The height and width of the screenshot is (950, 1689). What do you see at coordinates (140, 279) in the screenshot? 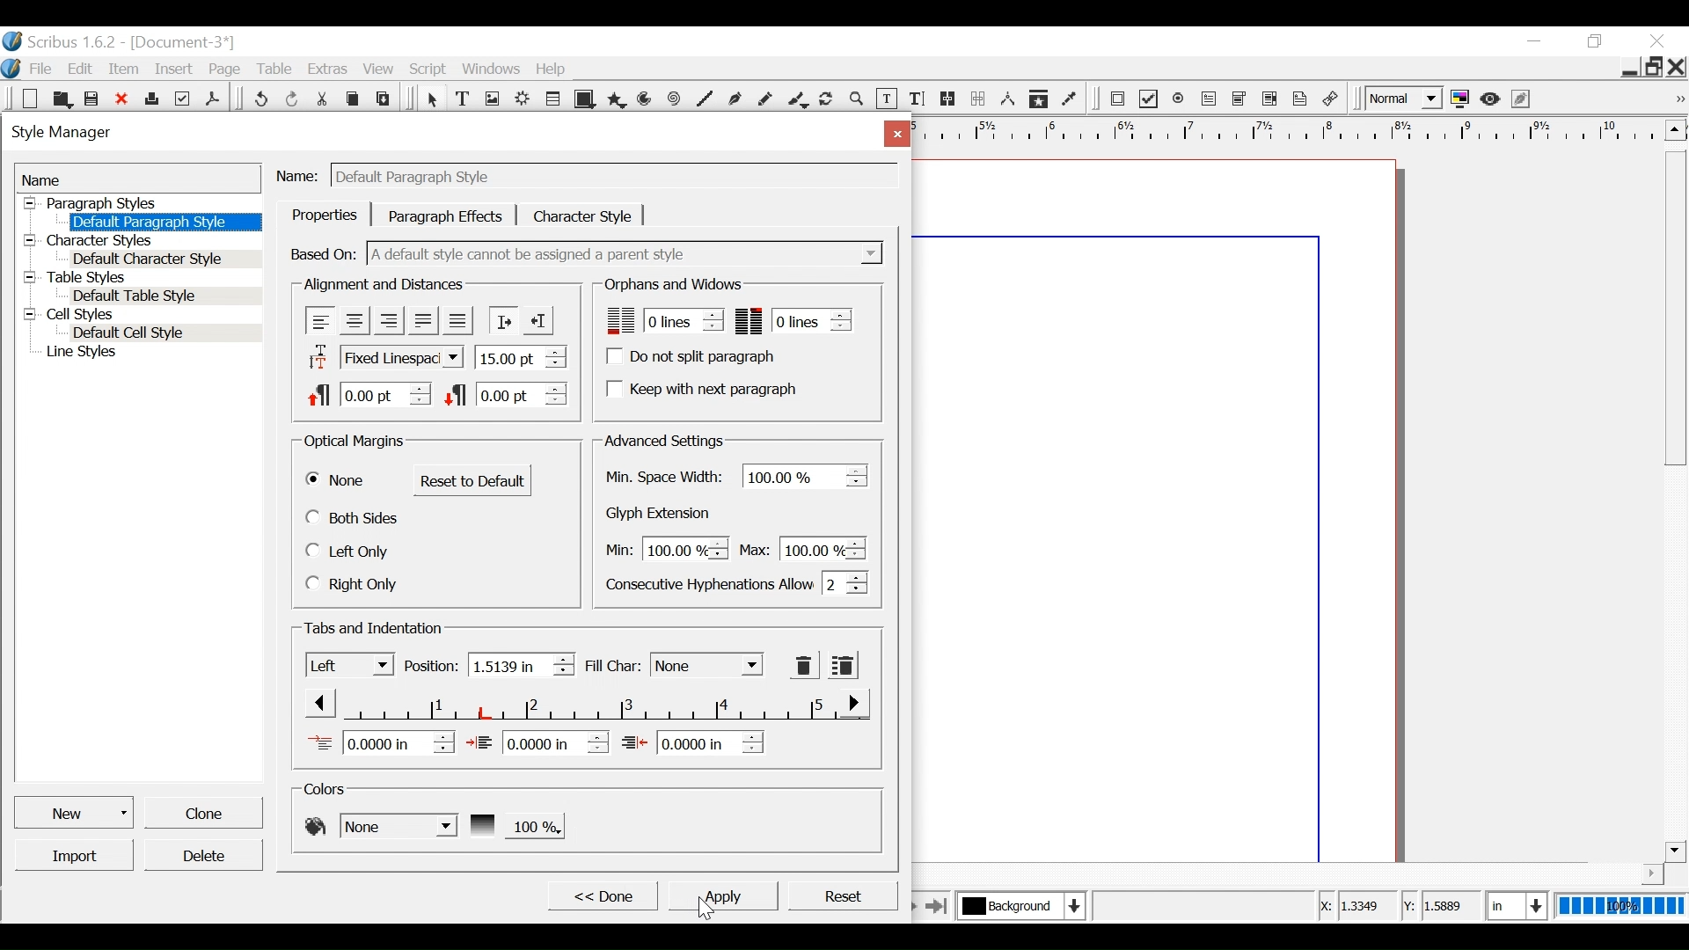
I see `Table Styles` at bounding box center [140, 279].